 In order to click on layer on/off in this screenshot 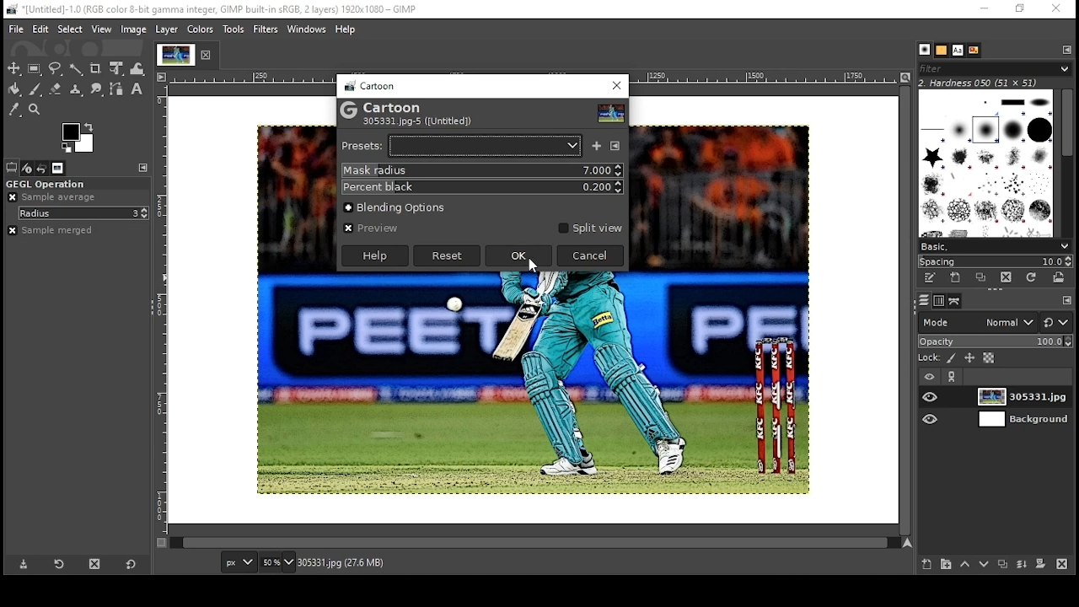, I will do `click(932, 399)`.